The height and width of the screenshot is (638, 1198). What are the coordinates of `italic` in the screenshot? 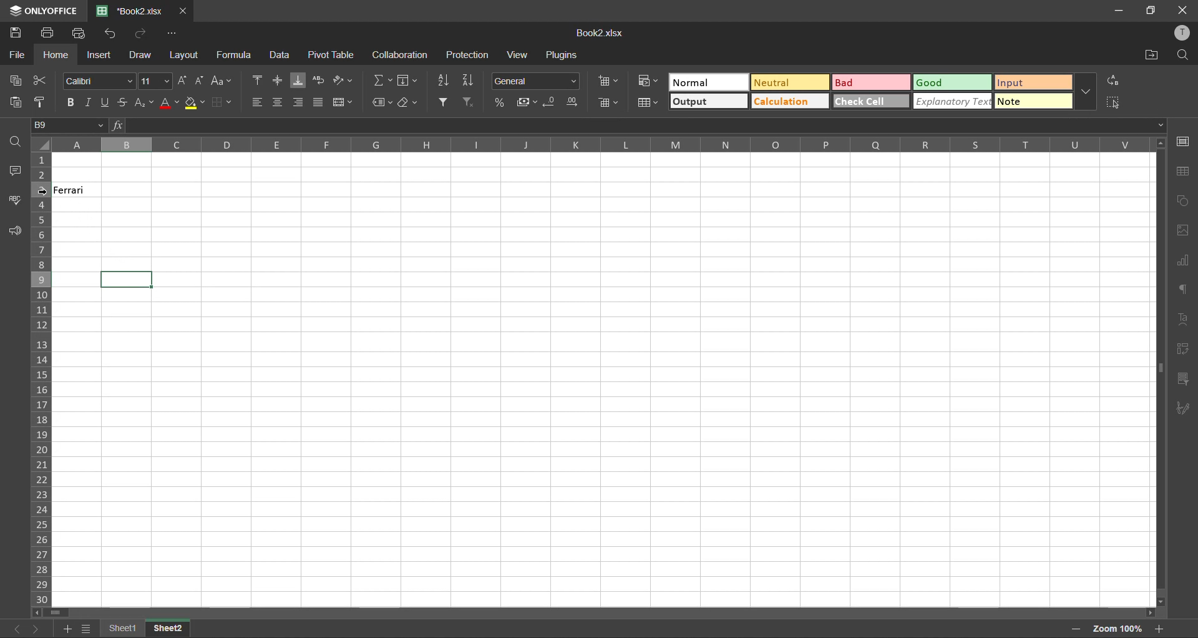 It's located at (90, 104).